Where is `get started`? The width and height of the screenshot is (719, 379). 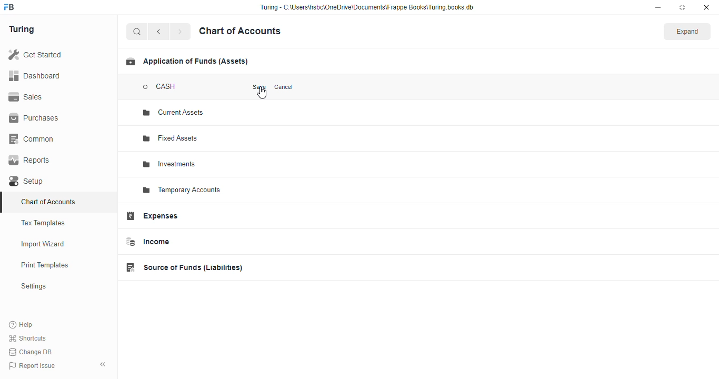 get started is located at coordinates (35, 54).